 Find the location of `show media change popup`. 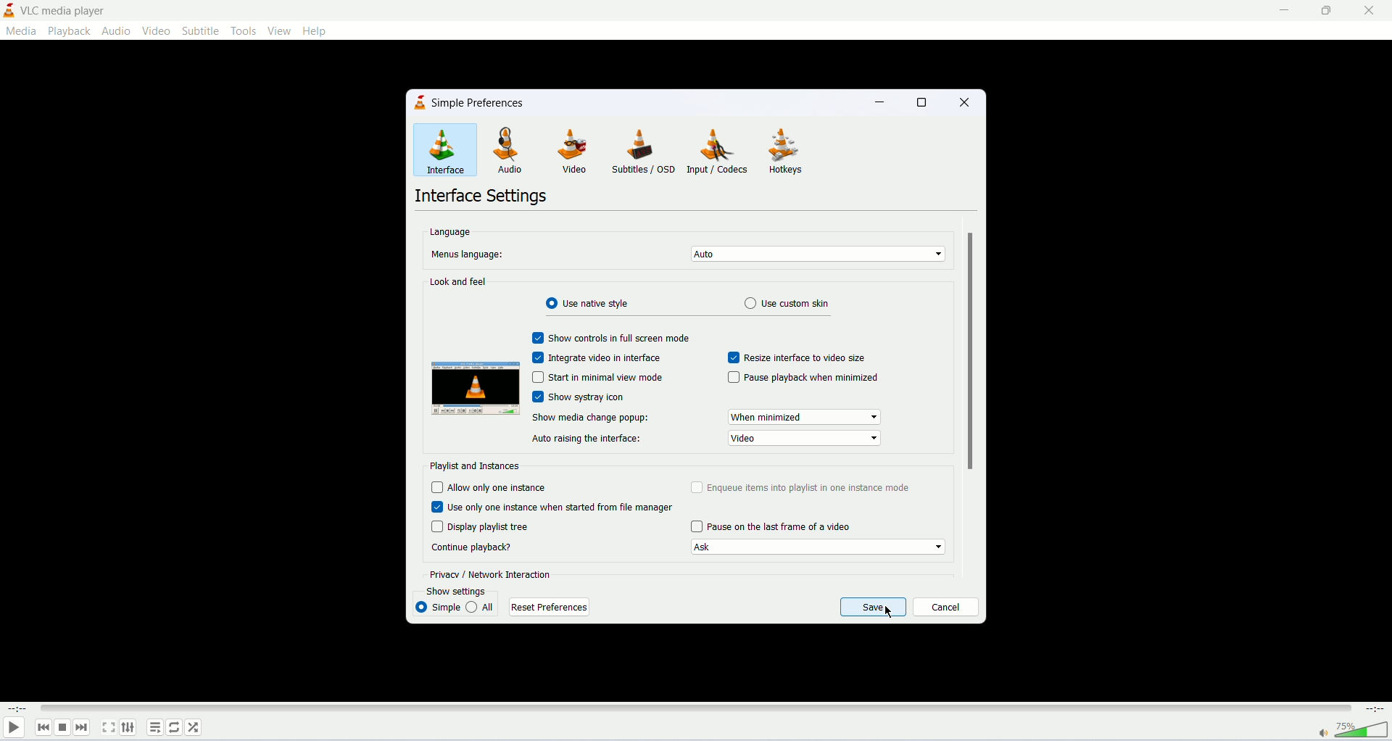

show media change popup is located at coordinates (591, 418).